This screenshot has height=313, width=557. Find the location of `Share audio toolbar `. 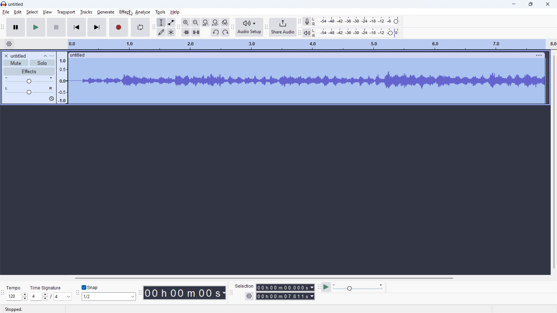

Share audio toolbar  is located at coordinates (266, 28).